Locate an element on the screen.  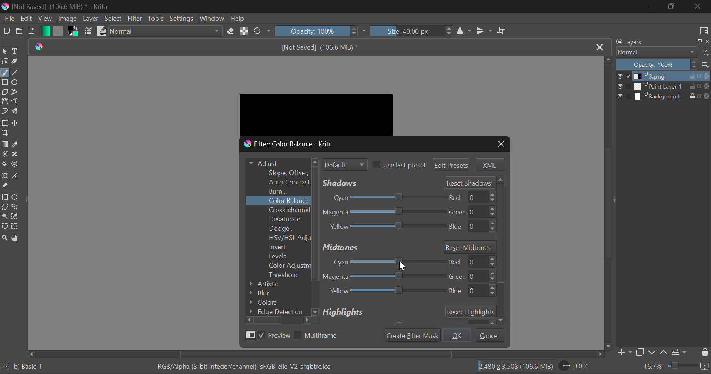
Polygon Selection is located at coordinates (5, 207).